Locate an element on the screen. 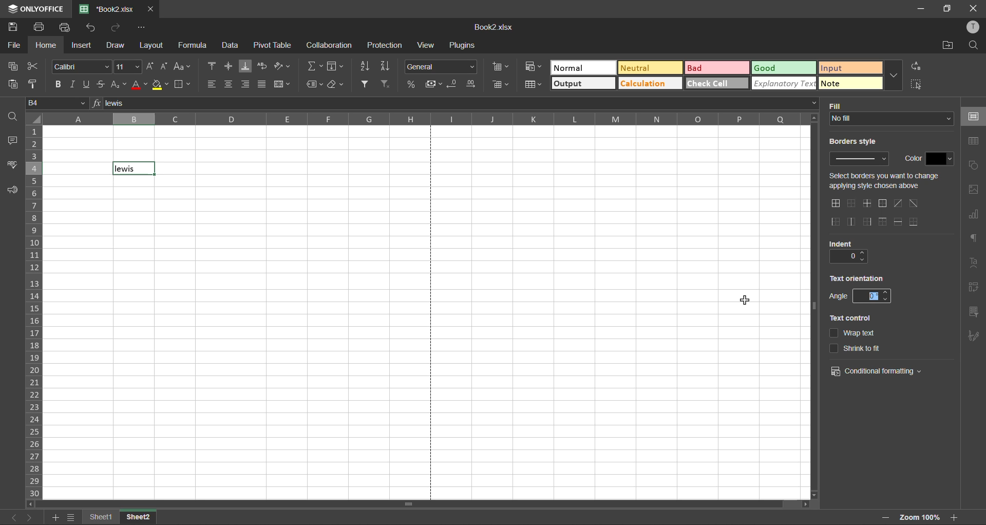 The image size is (986, 525). horizontal scrollbar is located at coordinates (408, 503).